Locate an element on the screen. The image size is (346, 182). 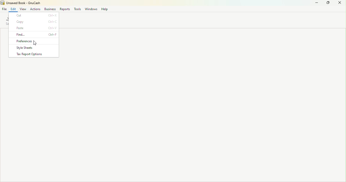
Business is located at coordinates (50, 9).